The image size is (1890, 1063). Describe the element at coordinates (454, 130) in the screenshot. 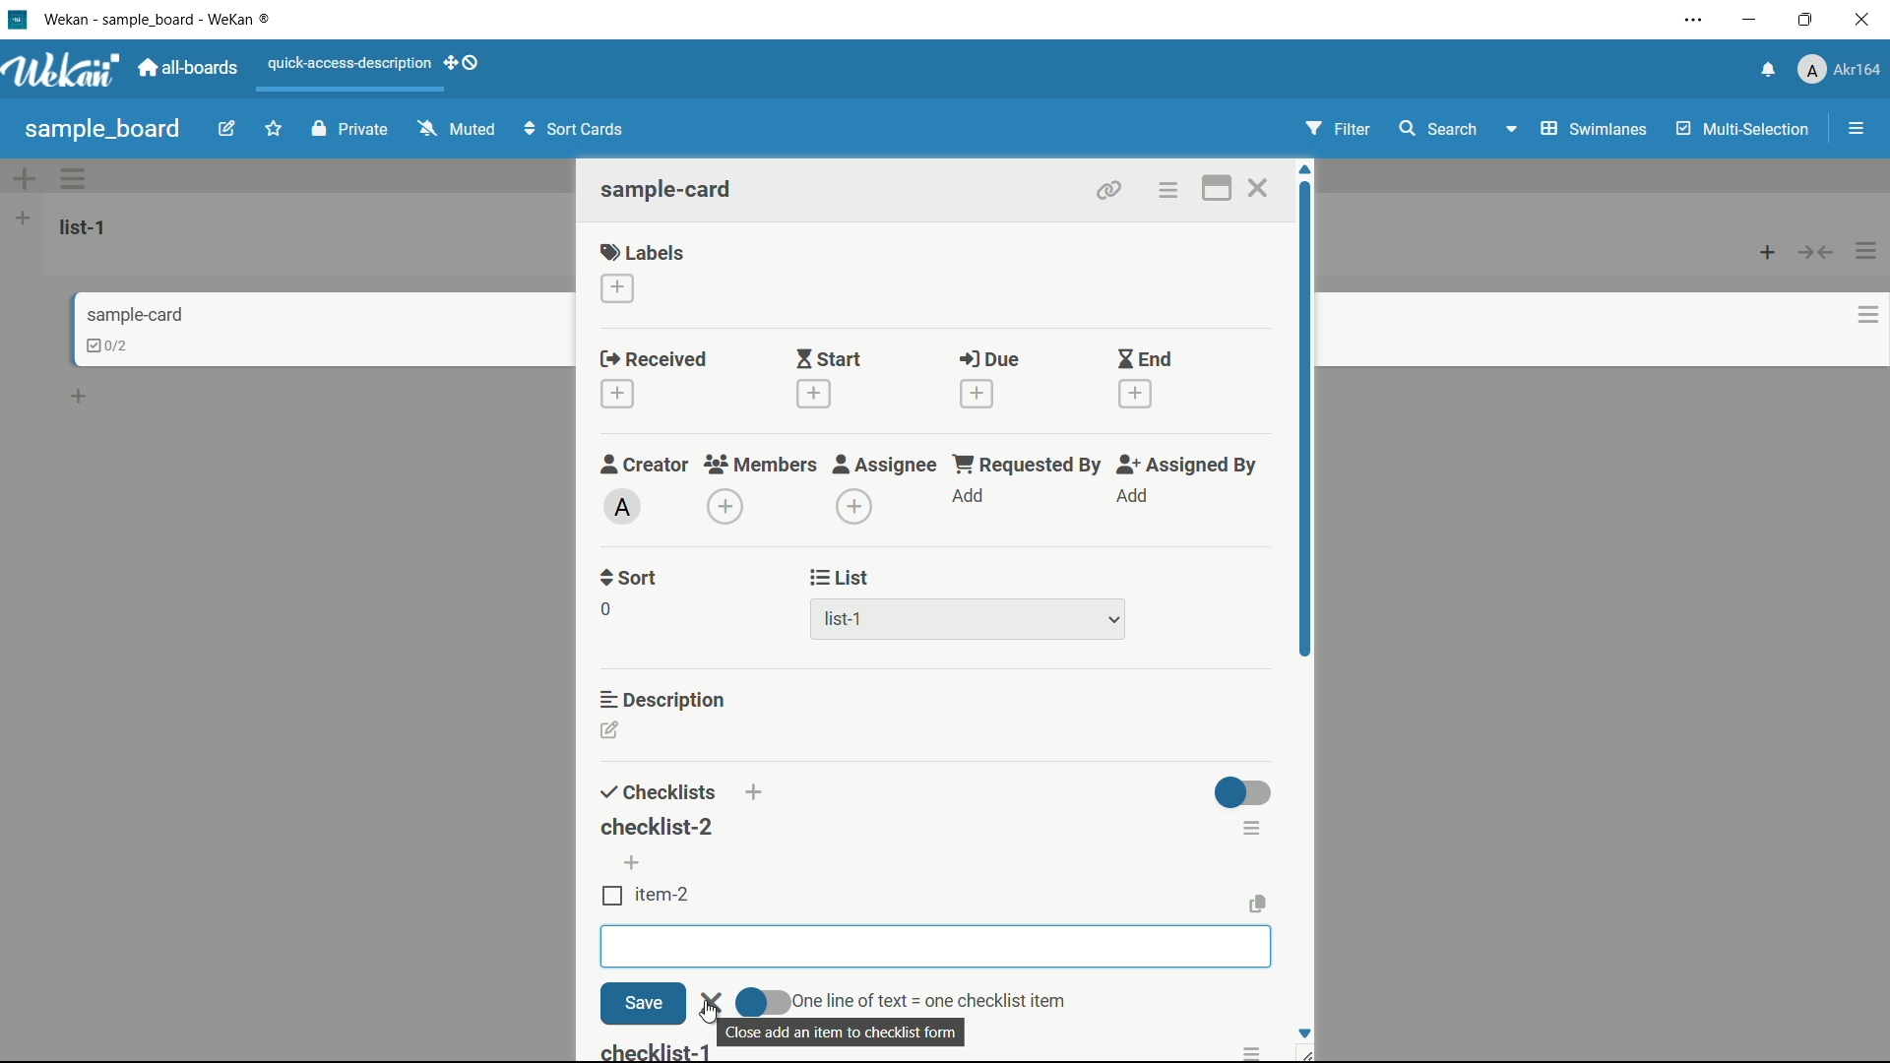

I see `muted` at that location.